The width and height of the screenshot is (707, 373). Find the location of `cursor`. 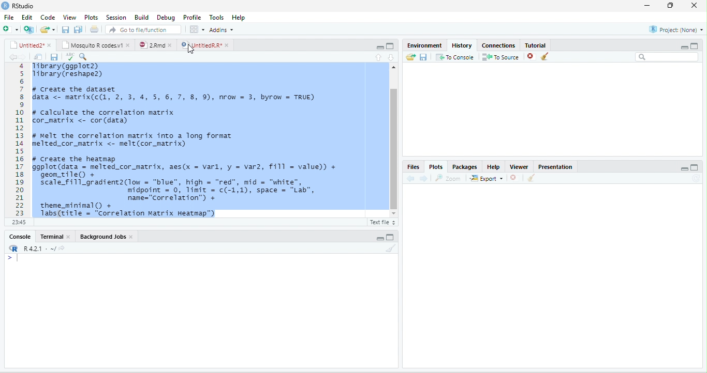

cursor is located at coordinates (195, 49).